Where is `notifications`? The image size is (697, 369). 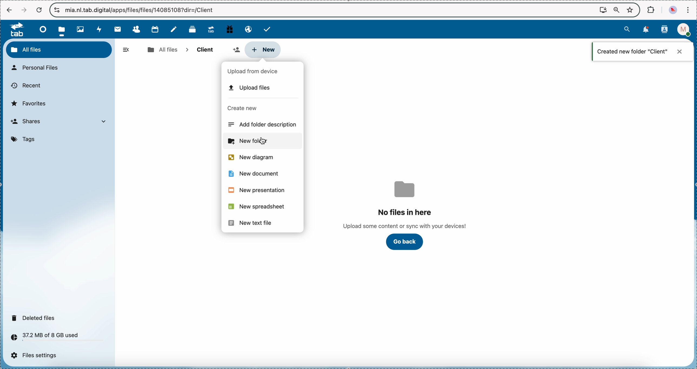
notifications is located at coordinates (645, 30).